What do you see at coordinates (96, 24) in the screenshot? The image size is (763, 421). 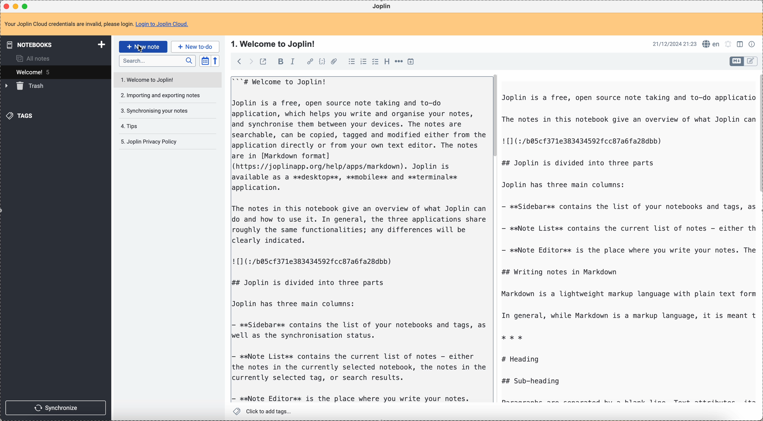 I see `note` at bounding box center [96, 24].